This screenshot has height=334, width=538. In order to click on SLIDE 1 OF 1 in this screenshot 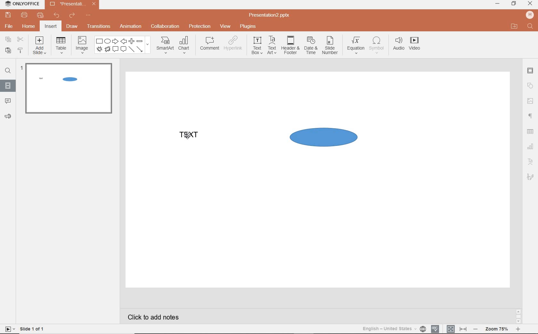, I will do `click(25, 329)`.